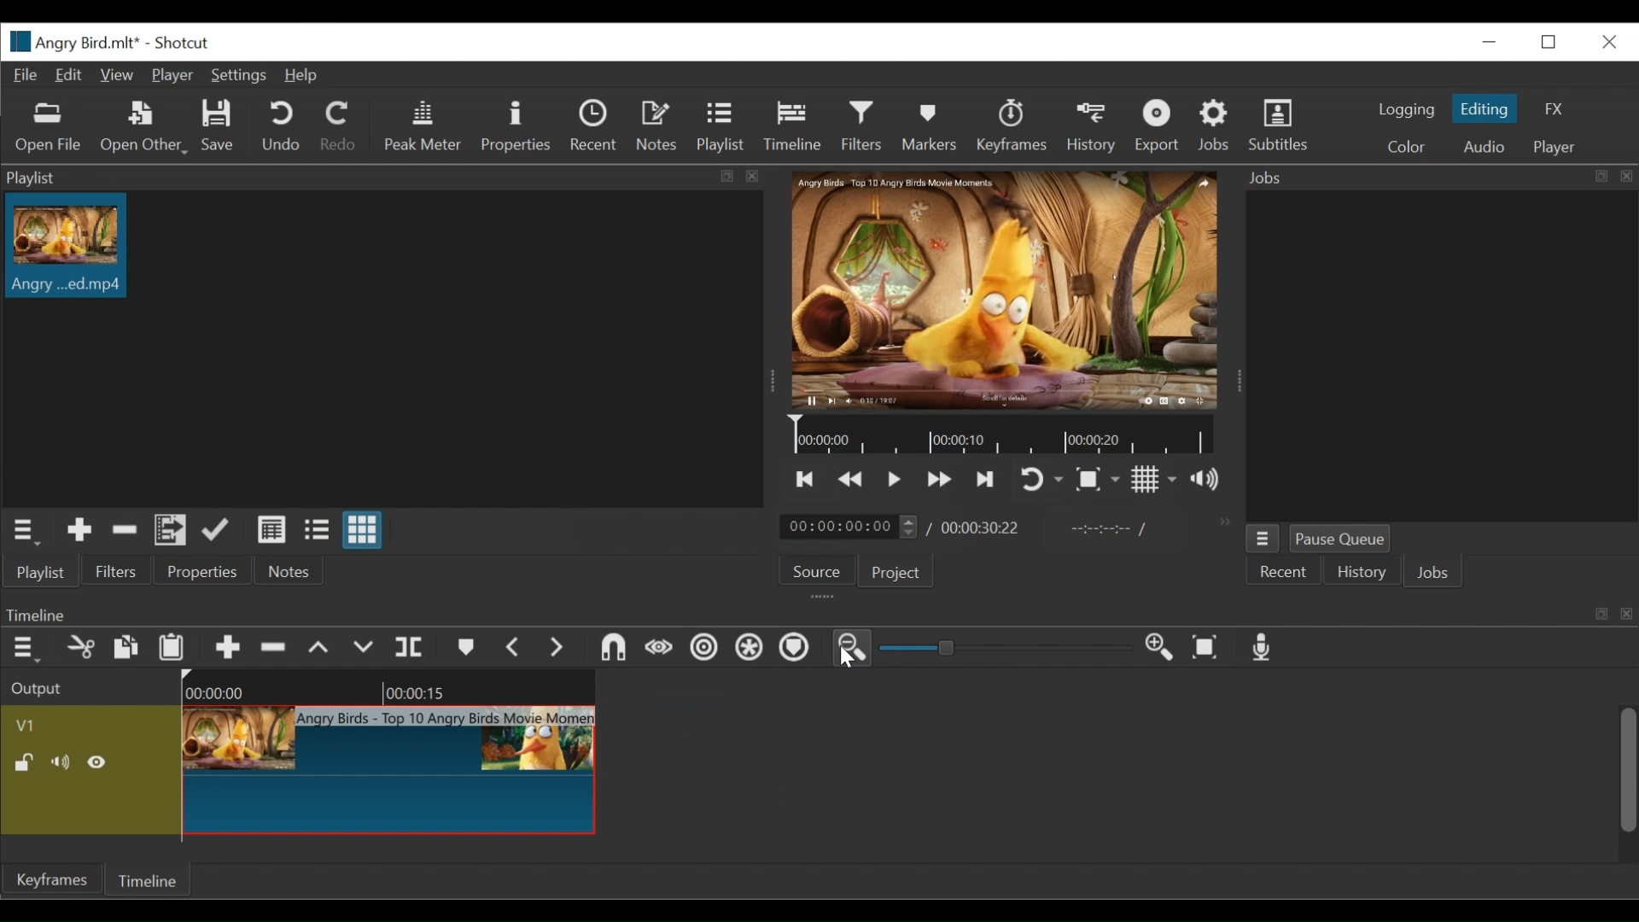  I want to click on Notes, so click(290, 570).